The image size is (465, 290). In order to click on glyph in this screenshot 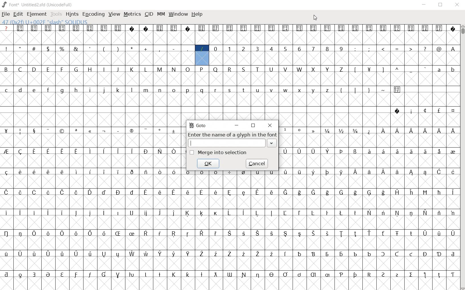, I will do `click(300, 254)`.